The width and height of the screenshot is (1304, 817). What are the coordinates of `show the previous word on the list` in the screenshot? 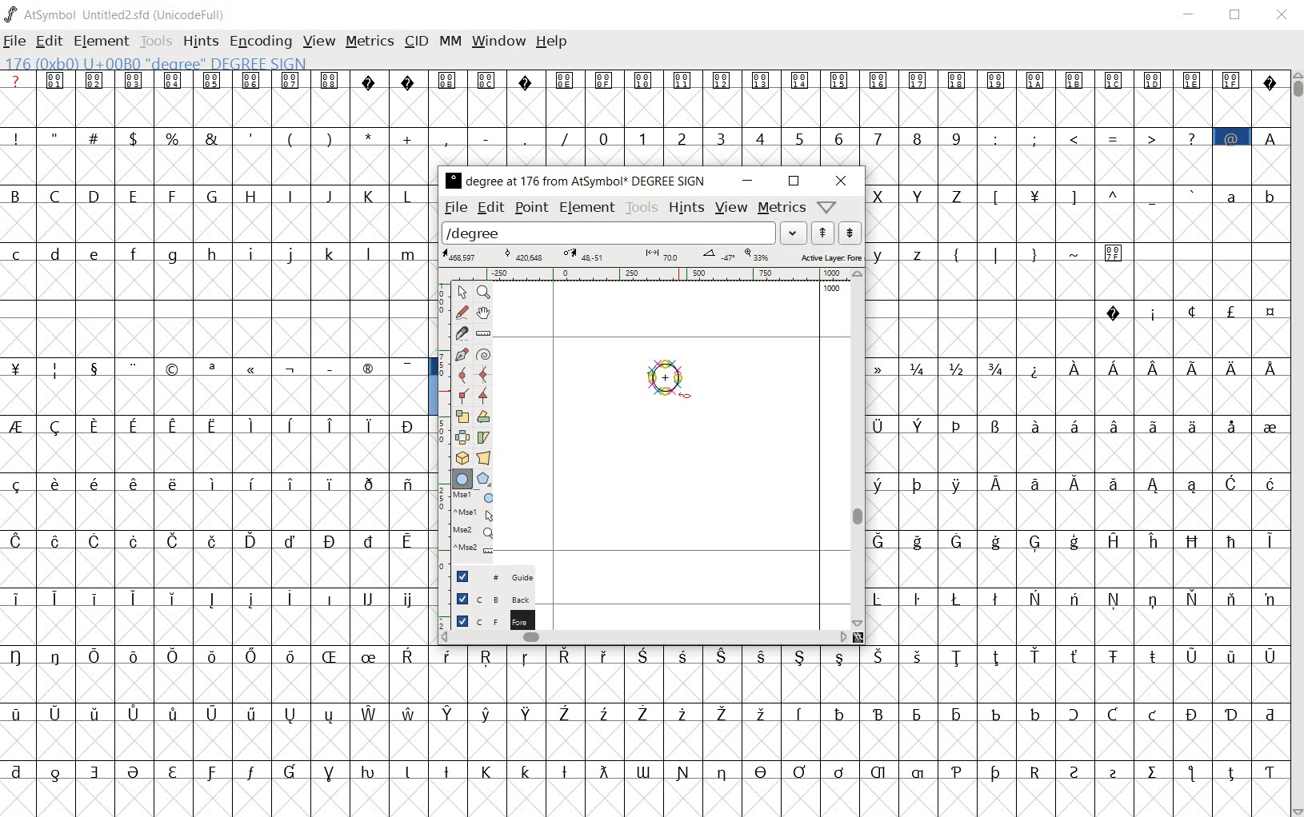 It's located at (850, 233).